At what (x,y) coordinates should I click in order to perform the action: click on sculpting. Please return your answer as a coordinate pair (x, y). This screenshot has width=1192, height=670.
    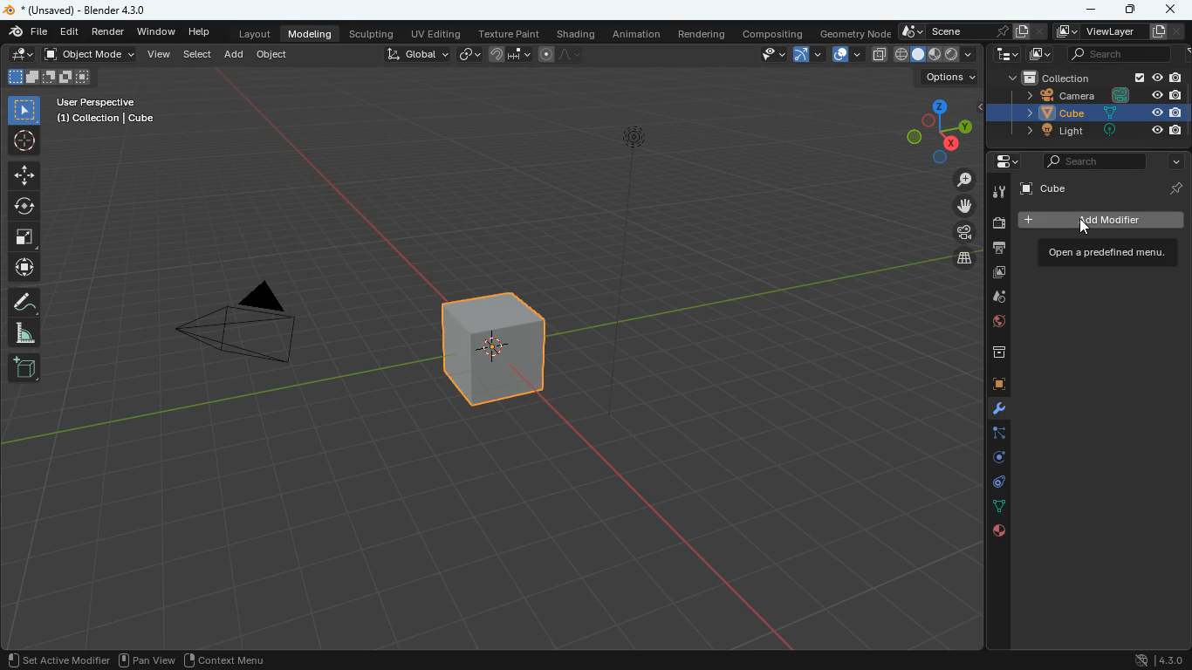
    Looking at the image, I should click on (374, 33).